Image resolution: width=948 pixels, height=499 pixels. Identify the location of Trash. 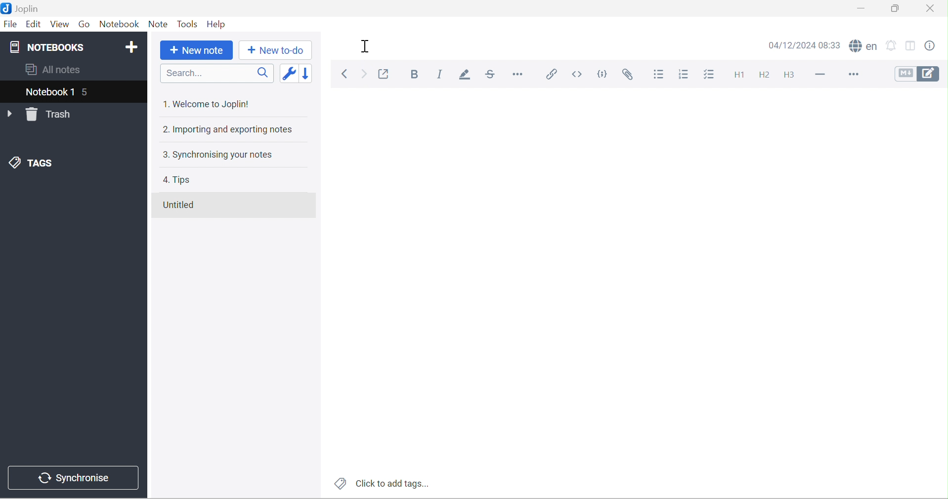
(51, 115).